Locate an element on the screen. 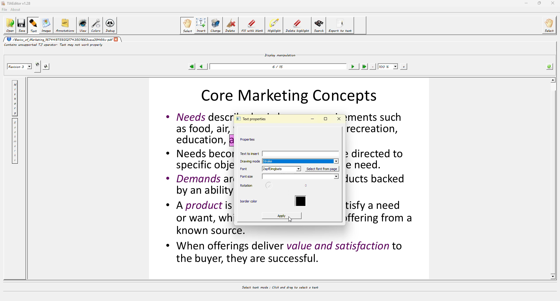 This screenshot has height=301, width=560. fill with blank is located at coordinates (251, 26).